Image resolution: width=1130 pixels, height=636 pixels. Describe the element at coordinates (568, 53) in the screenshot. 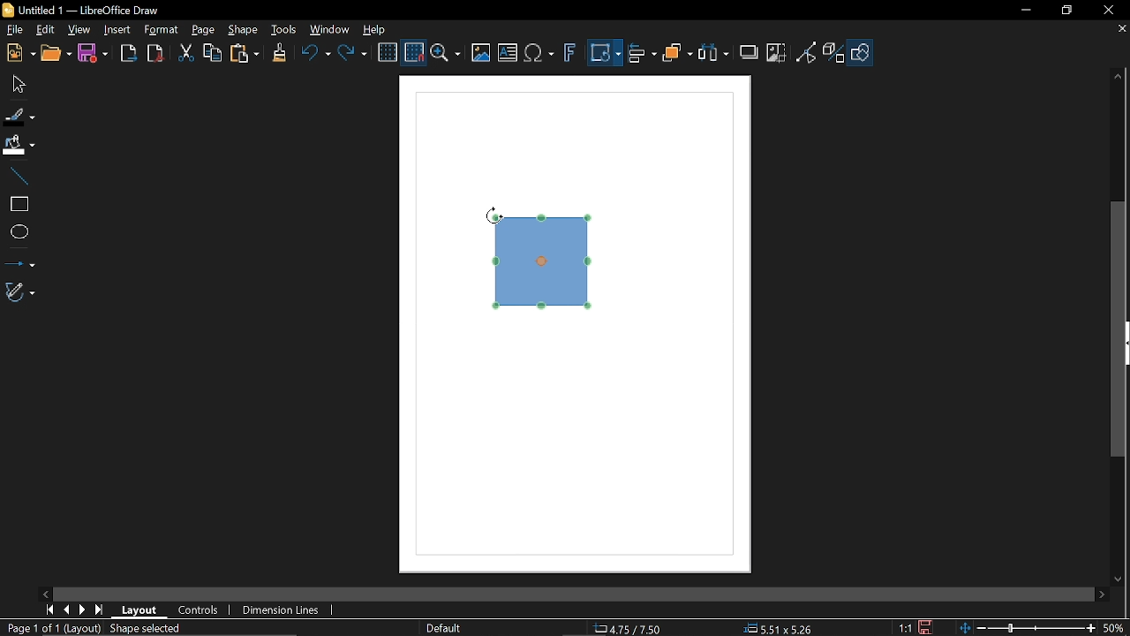

I see `insert fontwork` at that location.